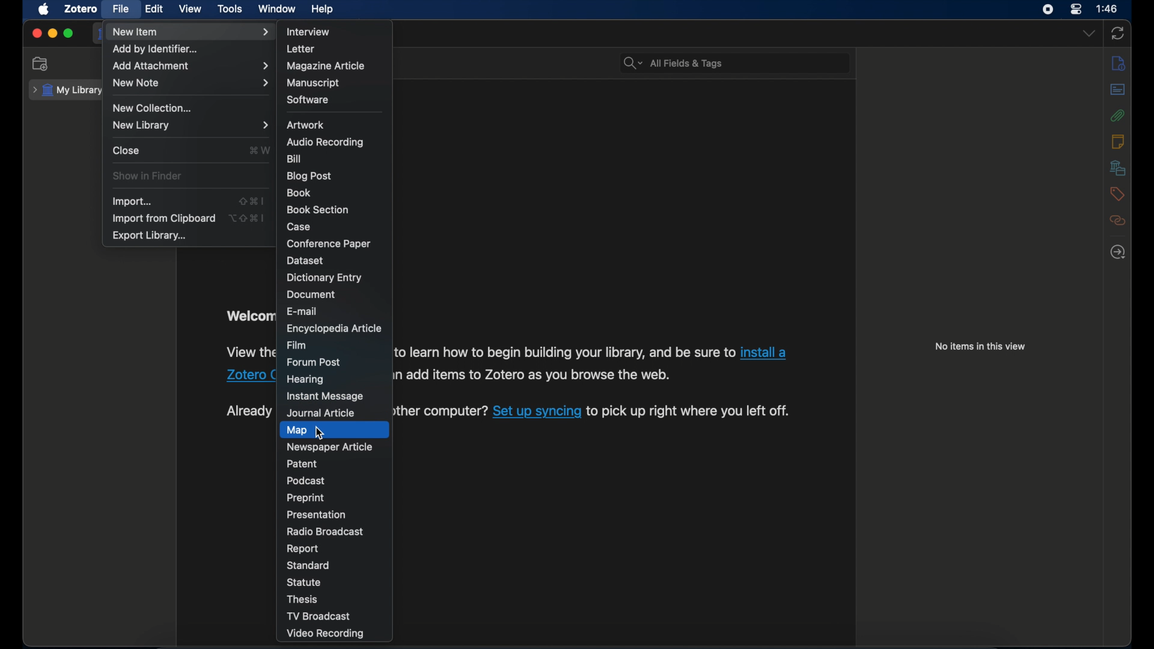  I want to click on import from clipboard, so click(163, 219).